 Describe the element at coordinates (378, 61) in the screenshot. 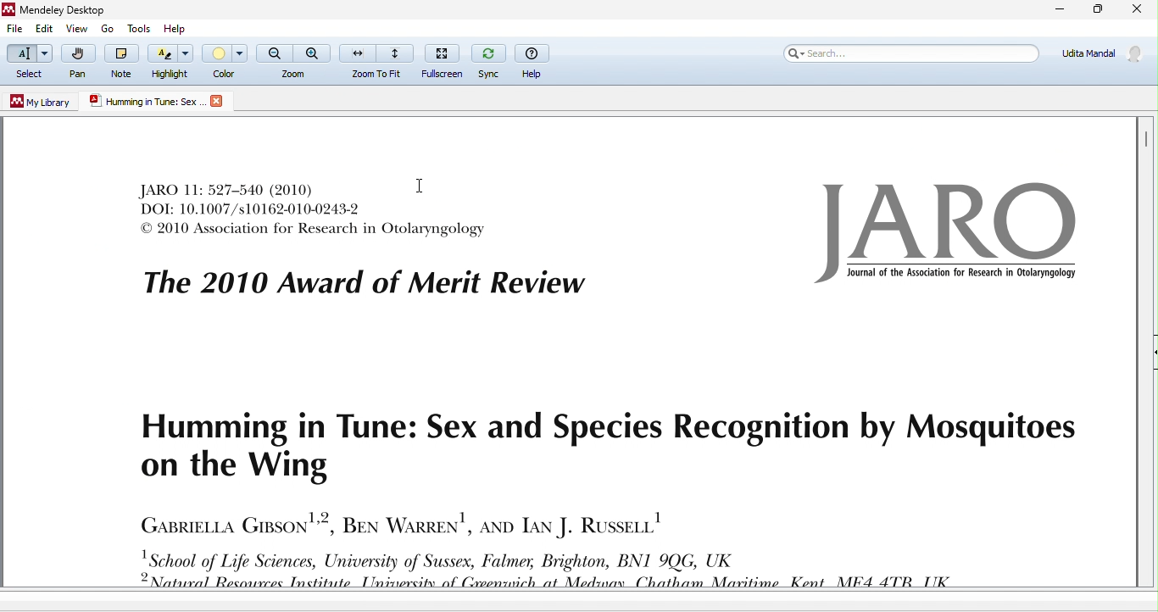

I see `zoom to fit` at that location.